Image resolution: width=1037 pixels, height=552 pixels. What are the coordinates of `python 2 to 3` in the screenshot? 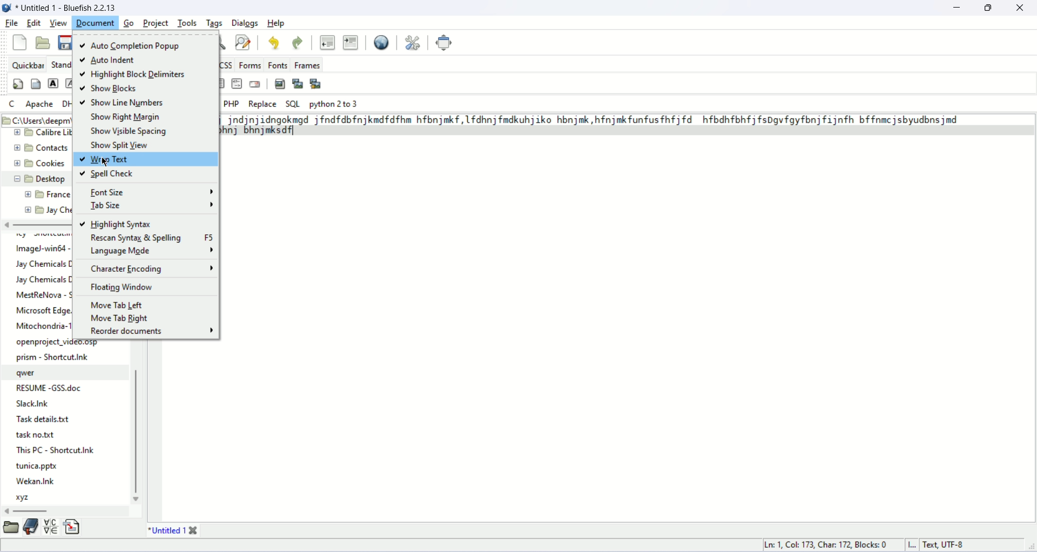 It's located at (334, 104).